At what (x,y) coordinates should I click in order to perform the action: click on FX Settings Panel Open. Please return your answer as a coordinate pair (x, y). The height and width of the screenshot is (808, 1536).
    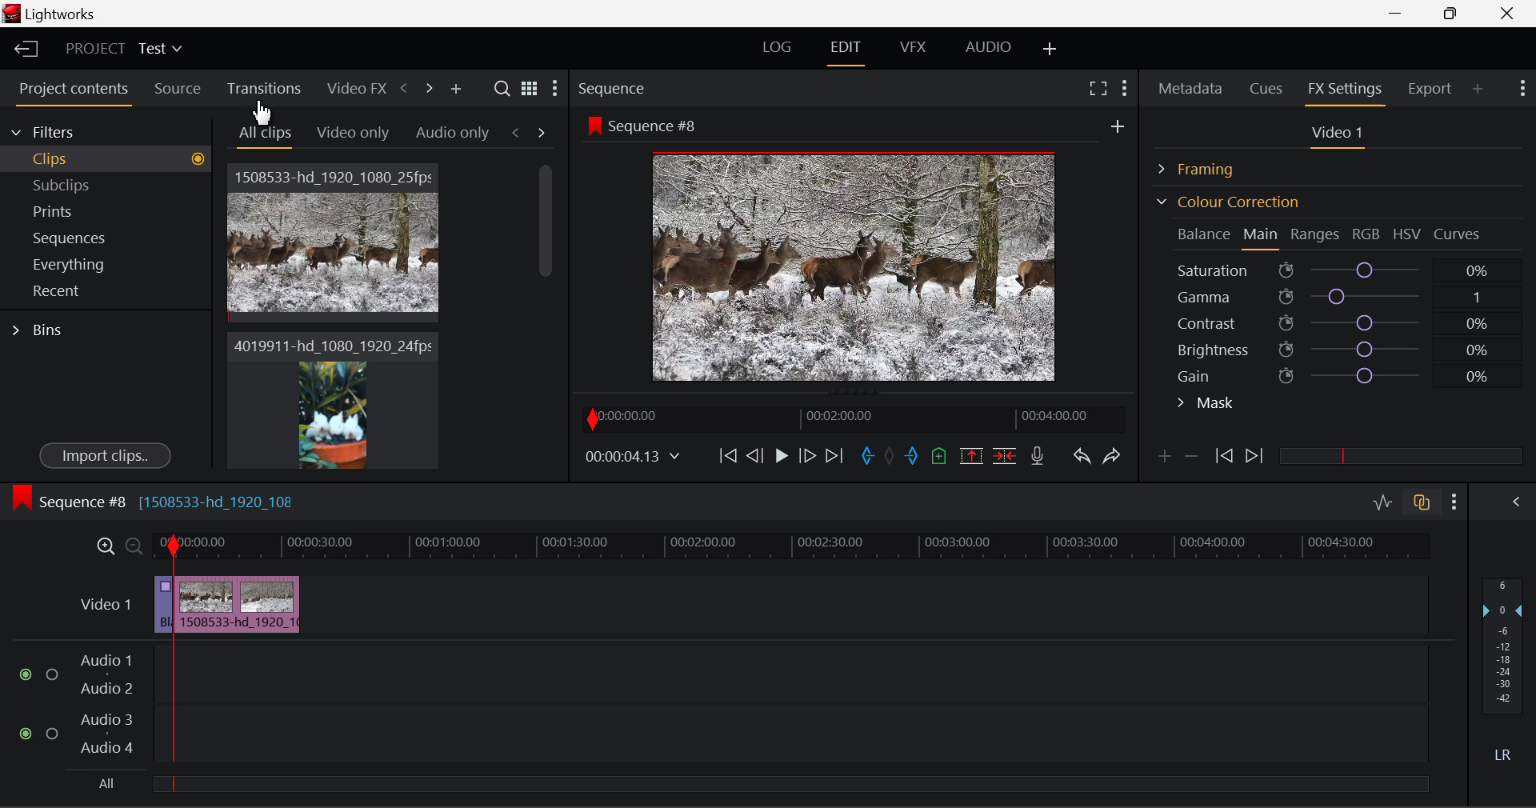
    Looking at the image, I should click on (1346, 90).